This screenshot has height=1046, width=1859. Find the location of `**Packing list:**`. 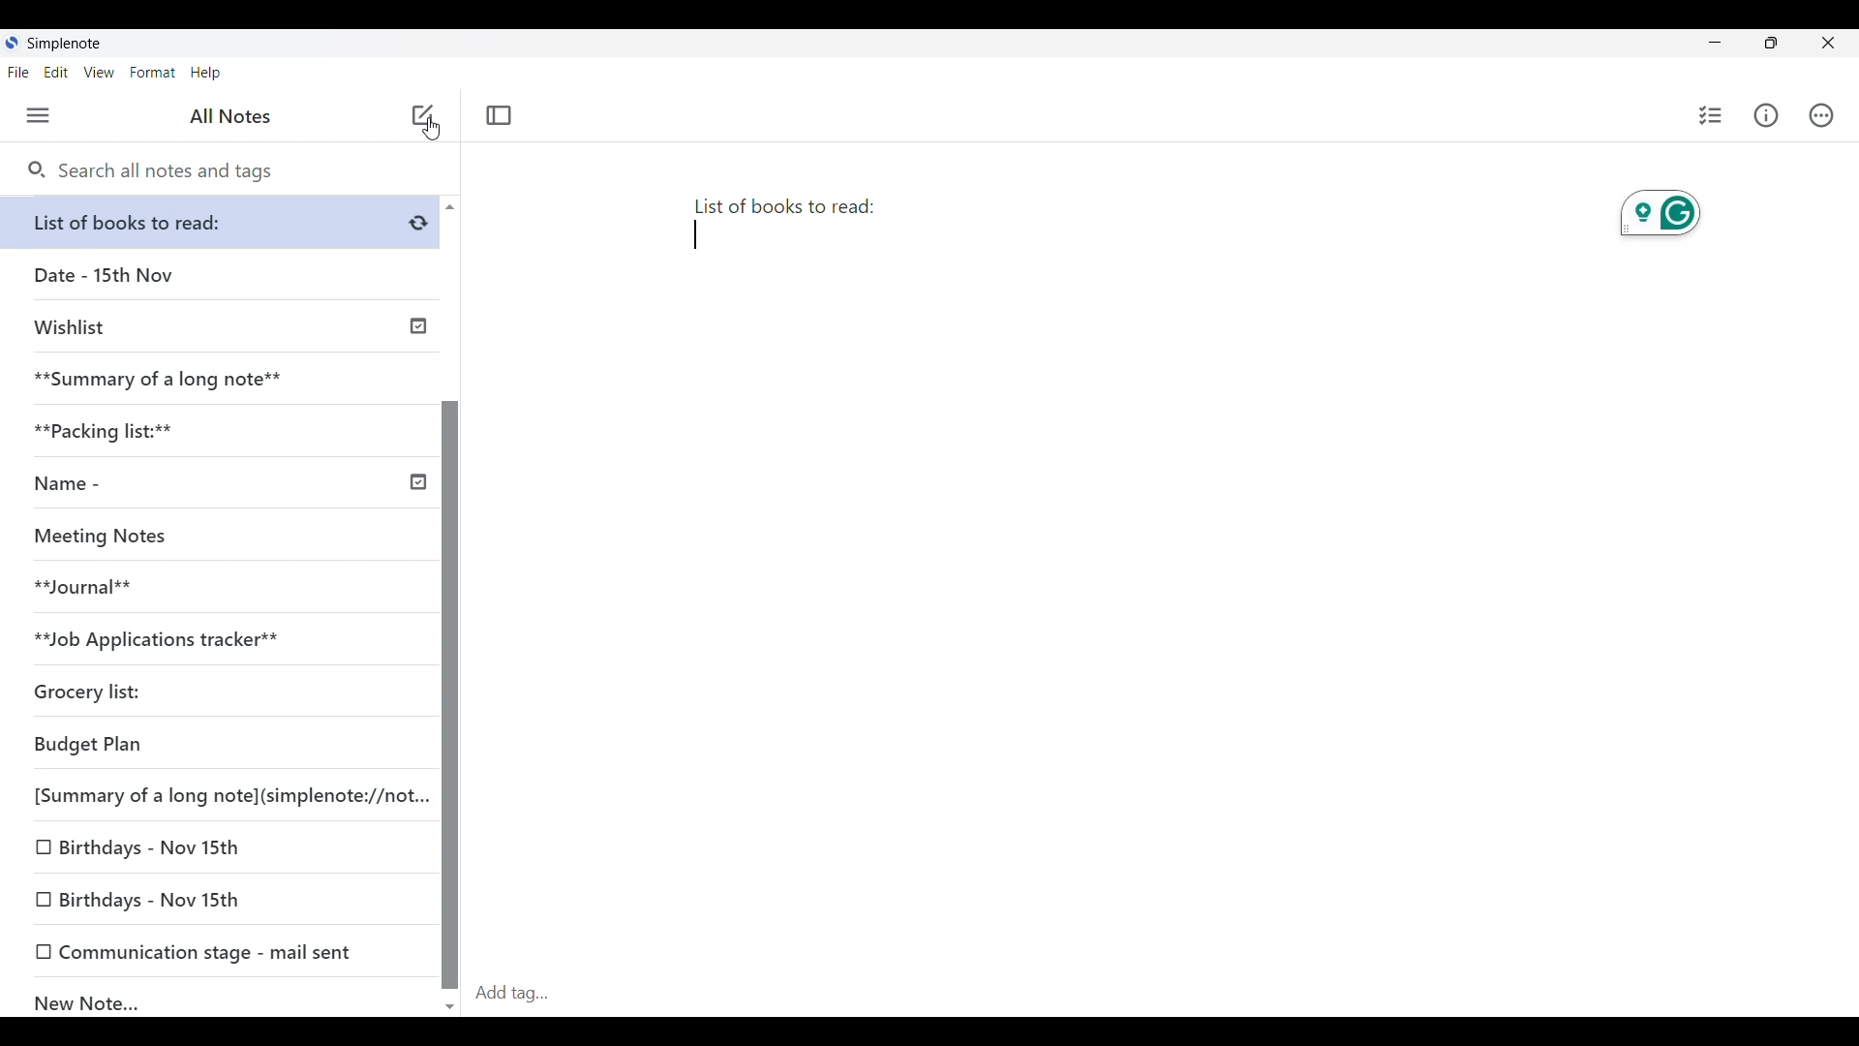

**Packing list:** is located at coordinates (222, 431).